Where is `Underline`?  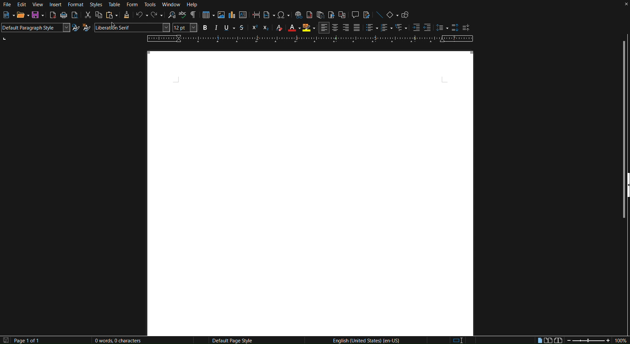 Underline is located at coordinates (229, 28).